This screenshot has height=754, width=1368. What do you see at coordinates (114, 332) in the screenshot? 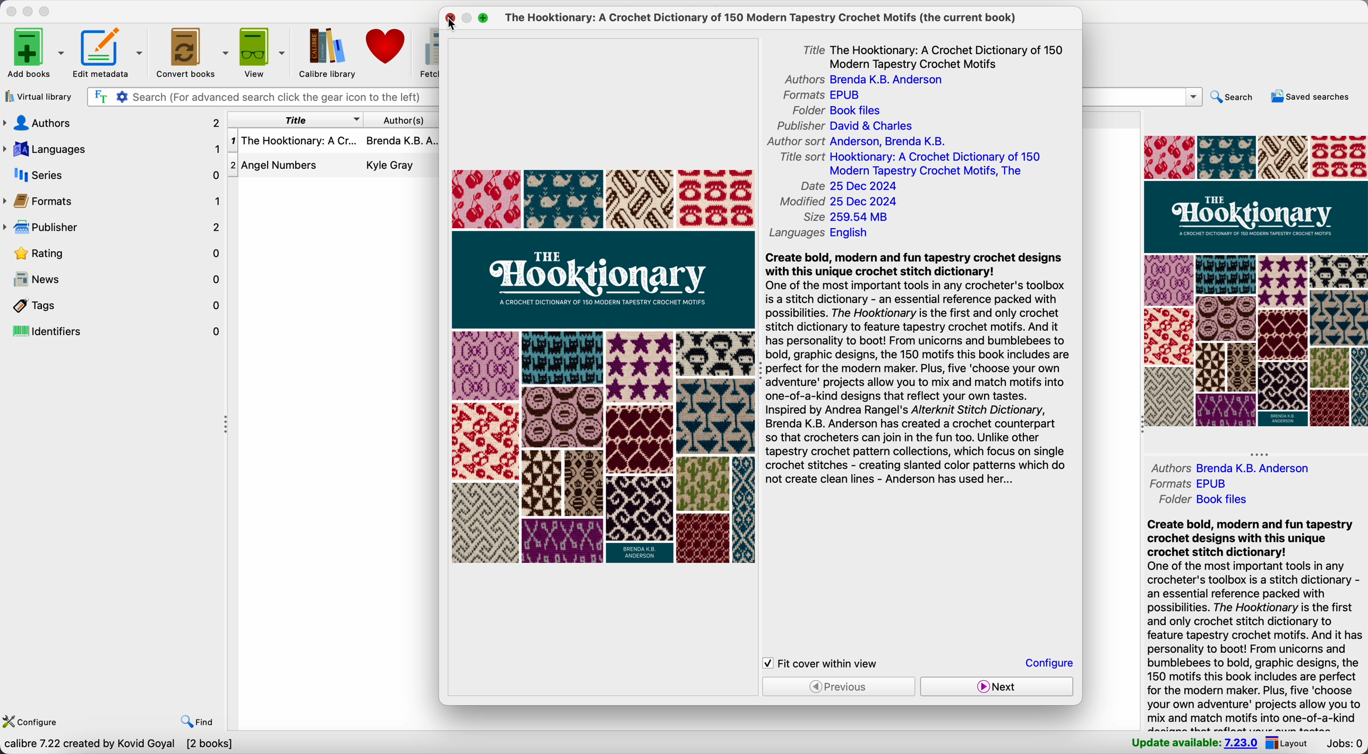
I see `identifiers` at bounding box center [114, 332].